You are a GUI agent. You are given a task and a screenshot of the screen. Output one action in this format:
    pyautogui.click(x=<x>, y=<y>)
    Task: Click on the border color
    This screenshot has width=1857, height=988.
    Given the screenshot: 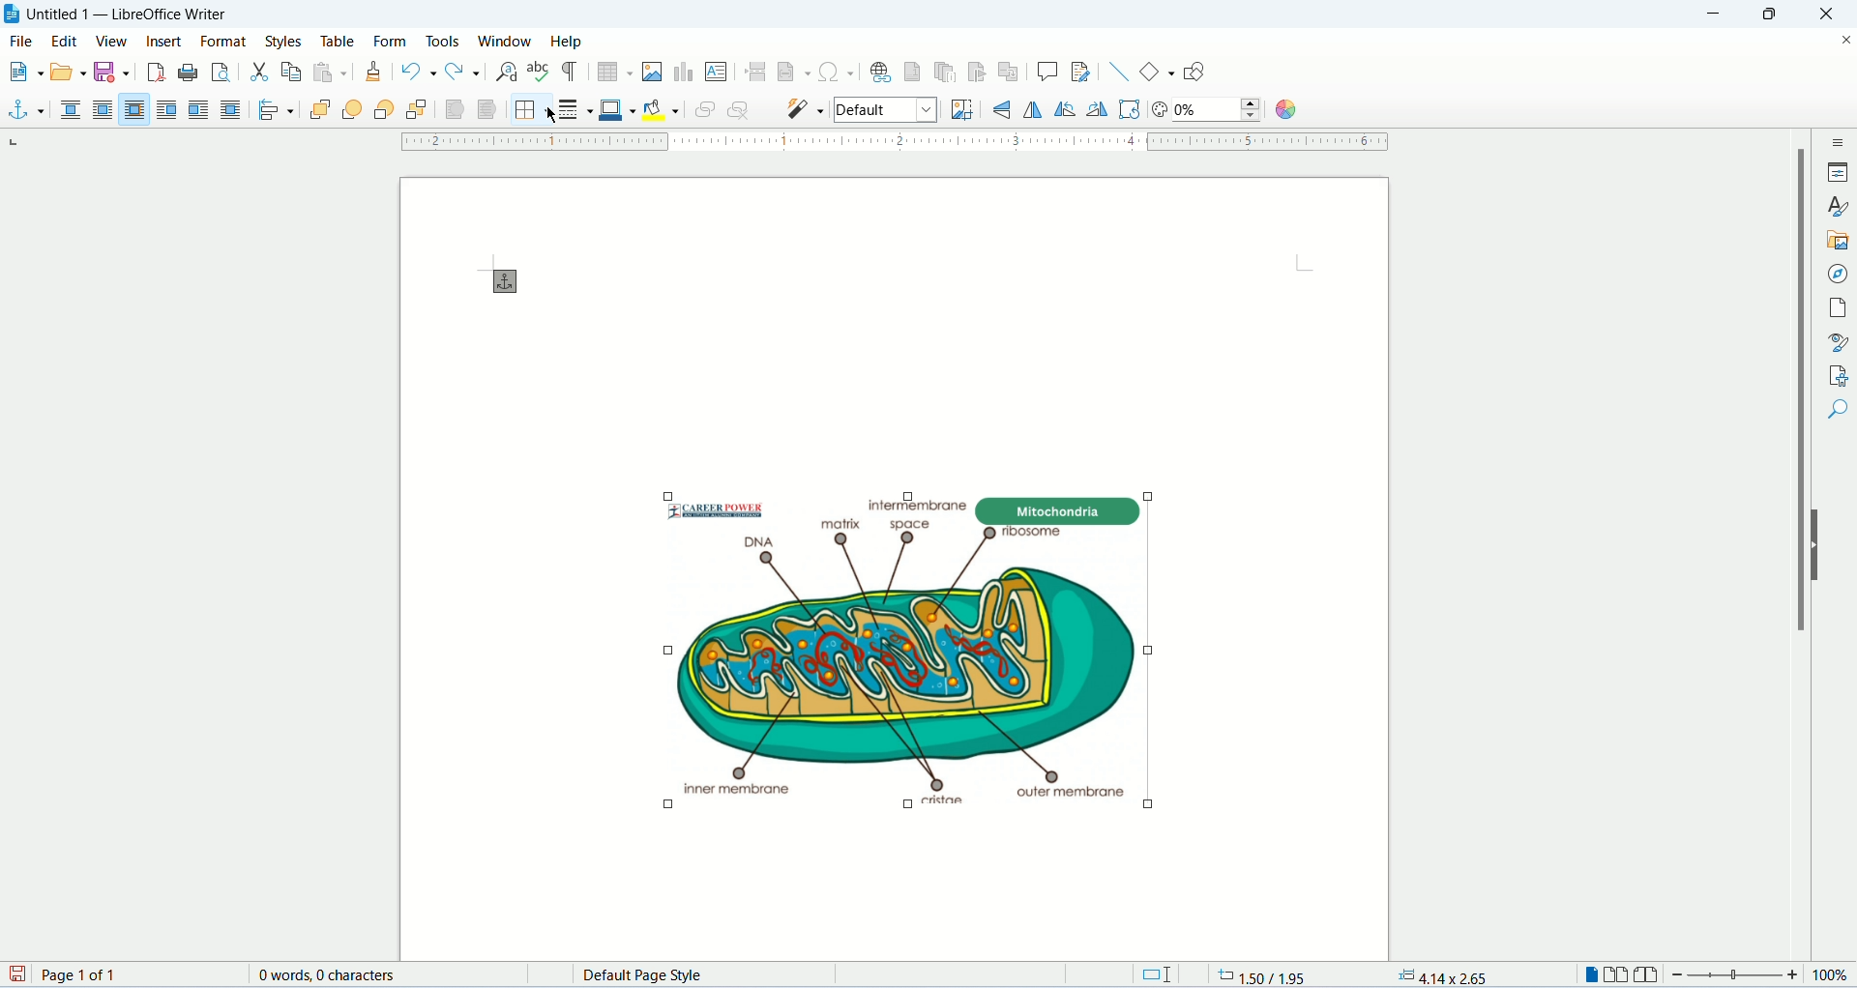 What is the action you would take?
    pyautogui.click(x=617, y=108)
    